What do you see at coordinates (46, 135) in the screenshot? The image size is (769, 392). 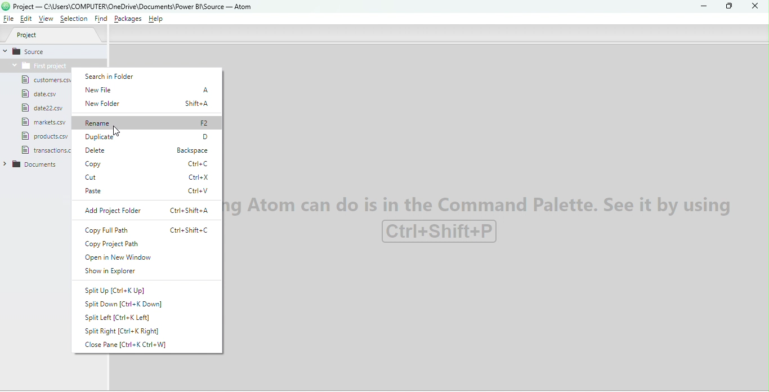 I see `File` at bounding box center [46, 135].